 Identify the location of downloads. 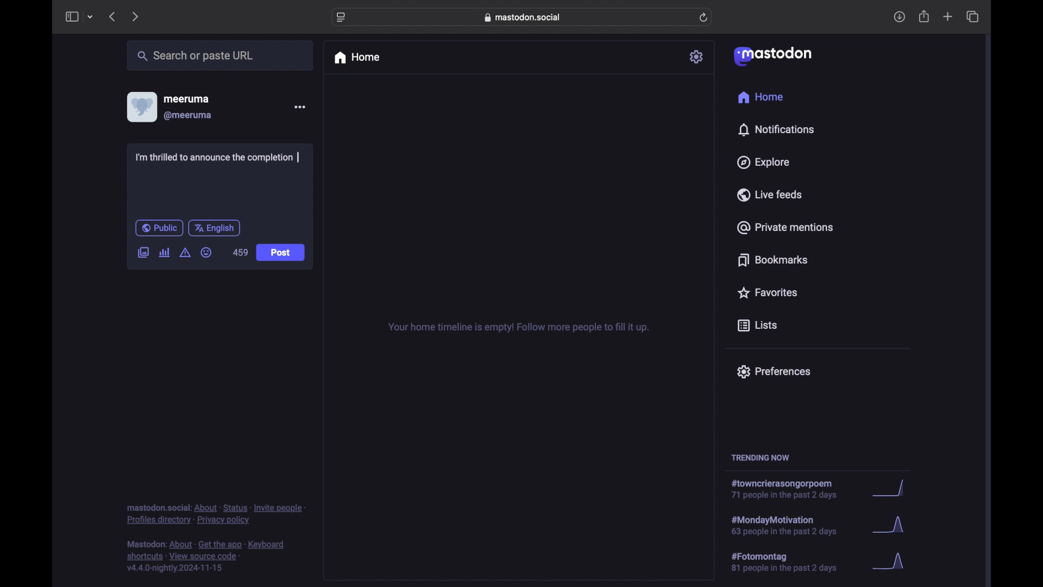
(899, 17).